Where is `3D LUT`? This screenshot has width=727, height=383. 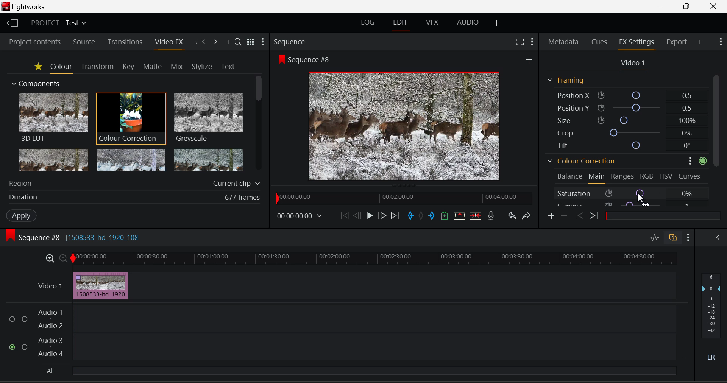 3D LUT is located at coordinates (53, 117).